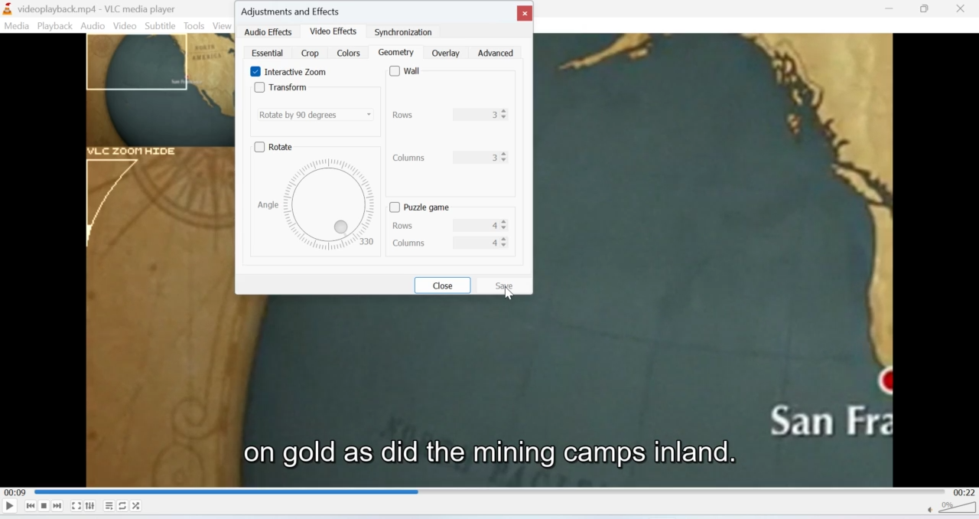  What do you see at coordinates (489, 399) in the screenshot?
I see `Video playback` at bounding box center [489, 399].